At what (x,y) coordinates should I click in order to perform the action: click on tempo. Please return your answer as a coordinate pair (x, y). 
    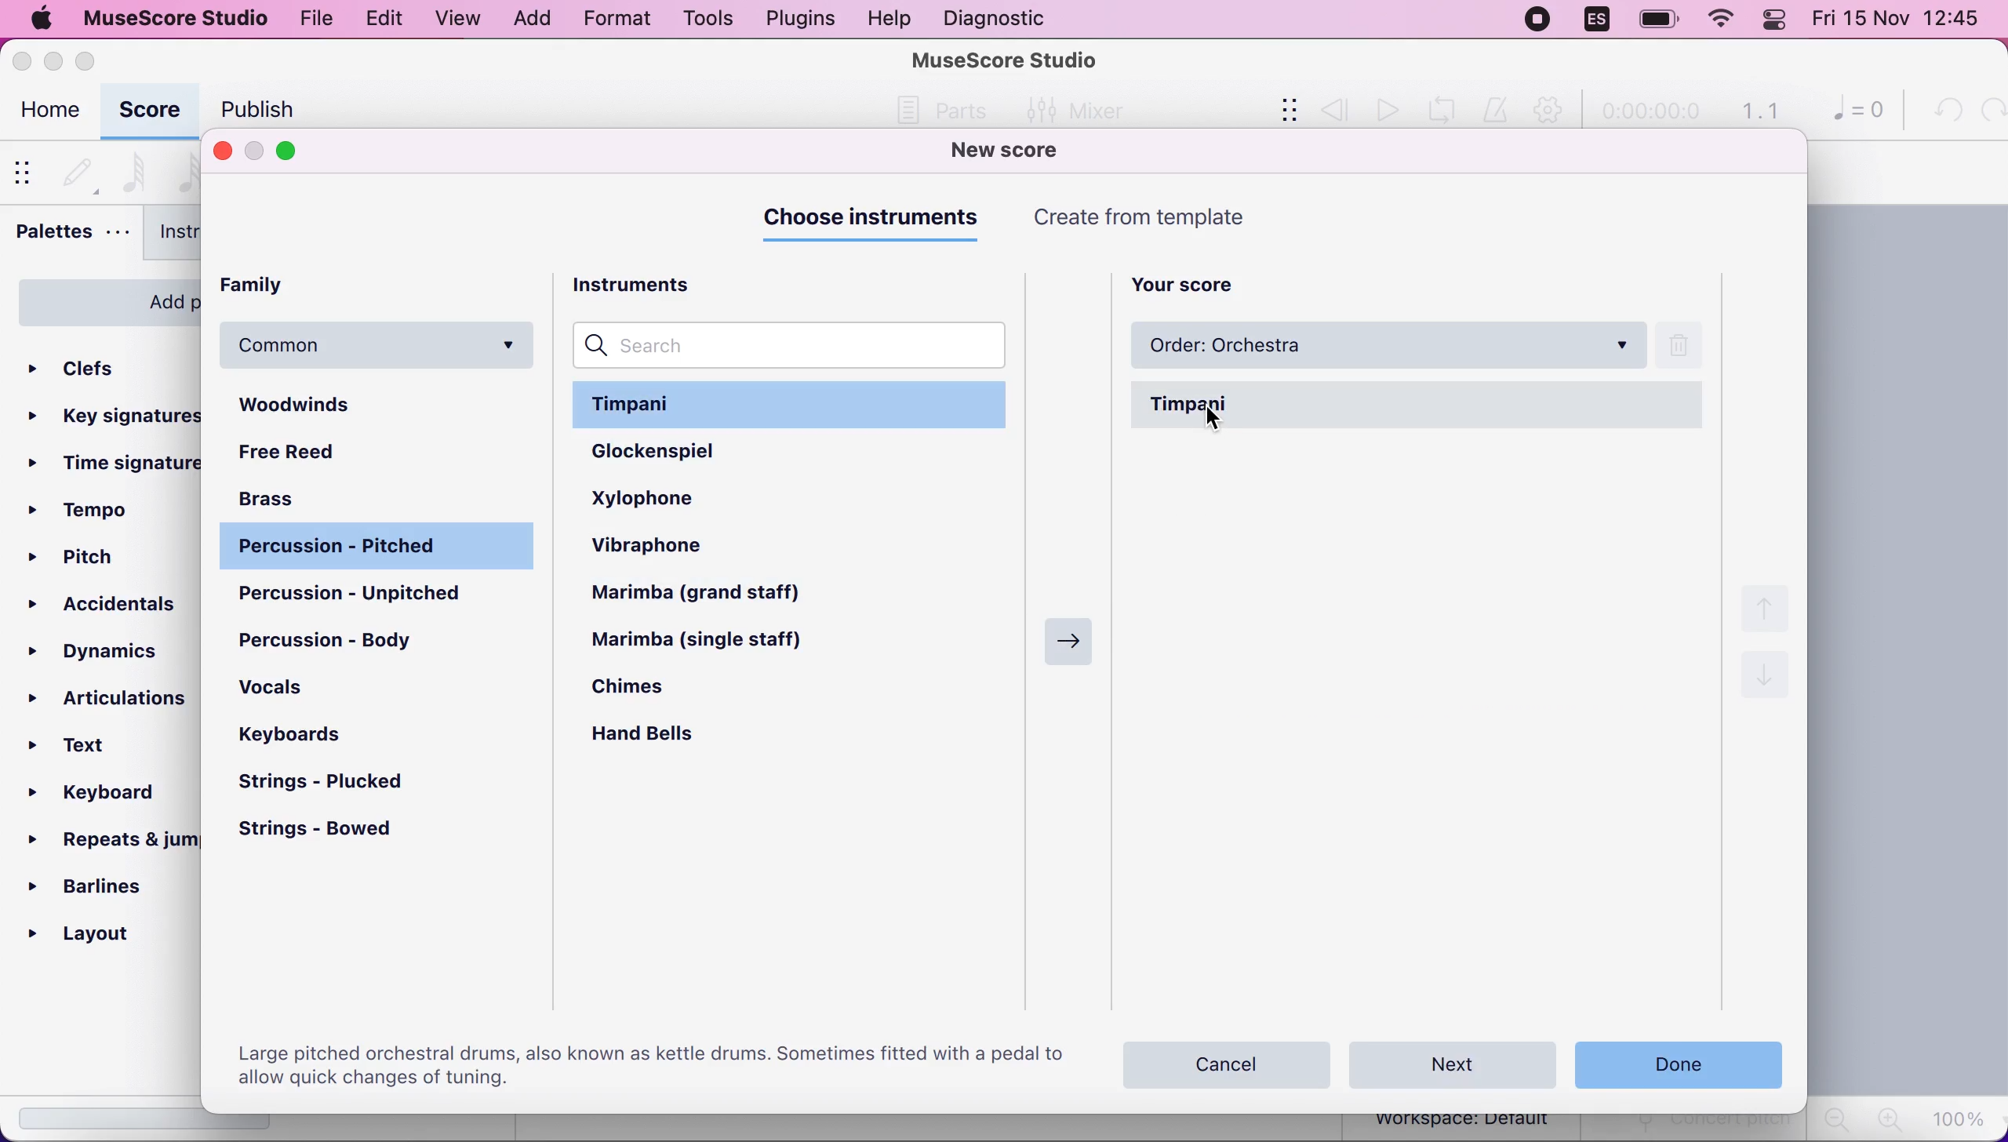
    Looking at the image, I should click on (85, 511).